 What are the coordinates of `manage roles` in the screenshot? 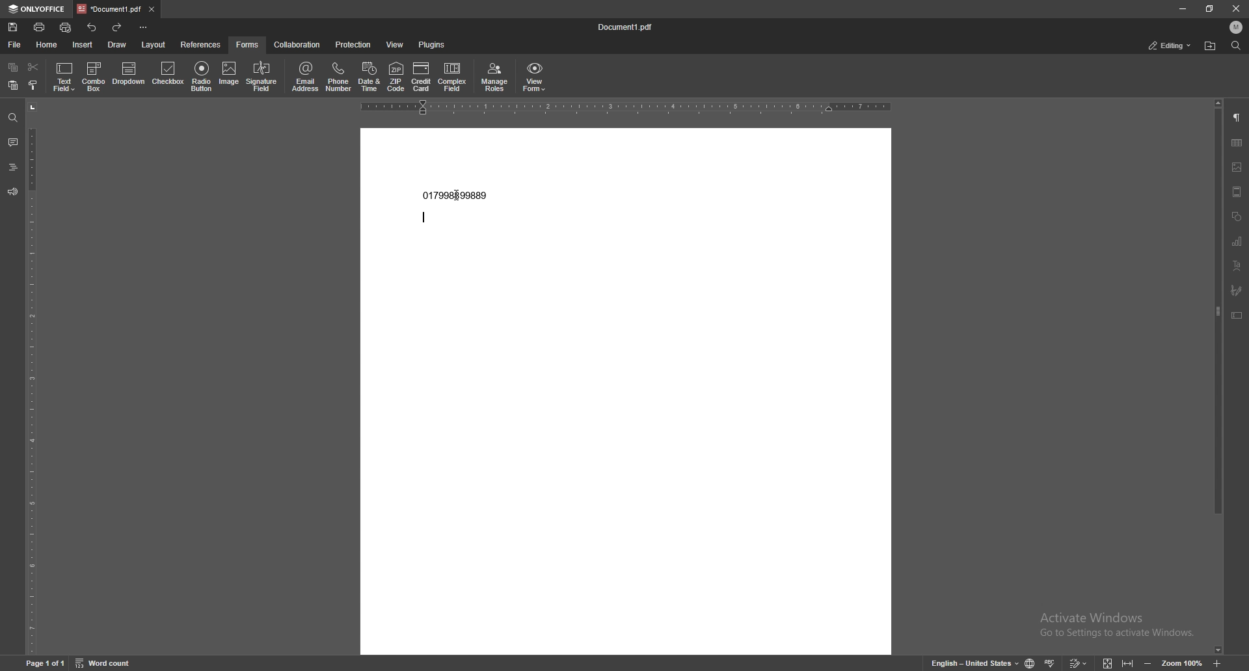 It's located at (495, 78).